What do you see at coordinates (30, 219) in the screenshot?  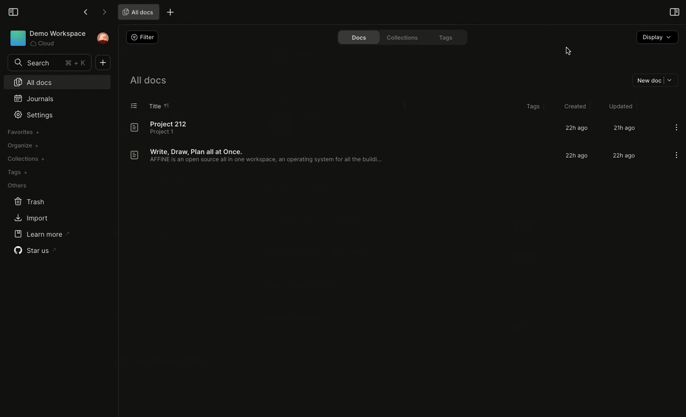 I see `Import` at bounding box center [30, 219].